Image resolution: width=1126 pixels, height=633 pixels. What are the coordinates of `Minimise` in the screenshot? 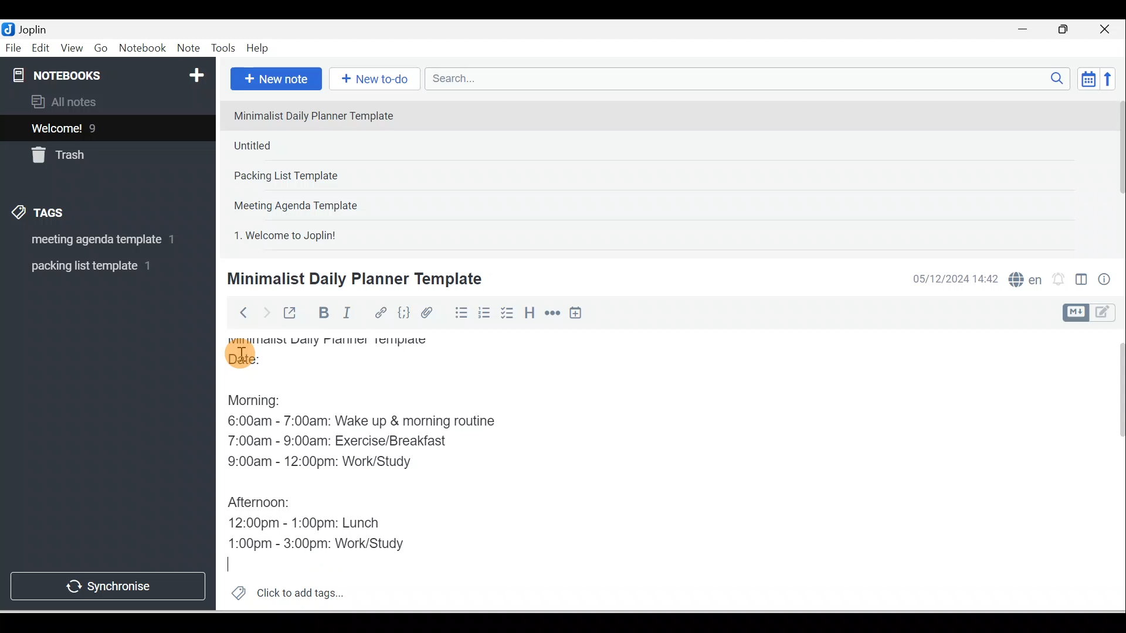 It's located at (1026, 30).